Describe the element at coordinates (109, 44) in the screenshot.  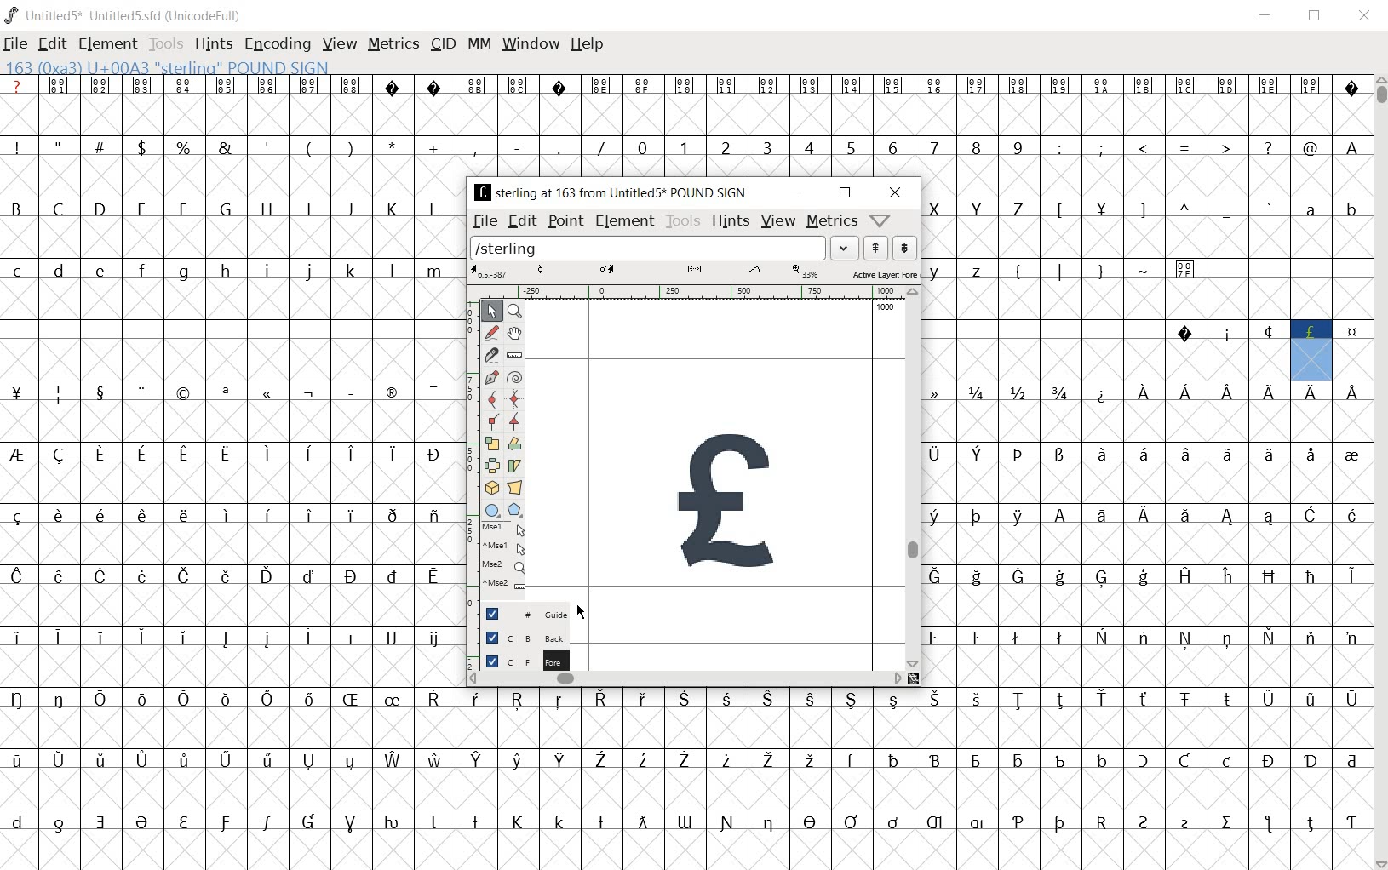
I see `element` at that location.